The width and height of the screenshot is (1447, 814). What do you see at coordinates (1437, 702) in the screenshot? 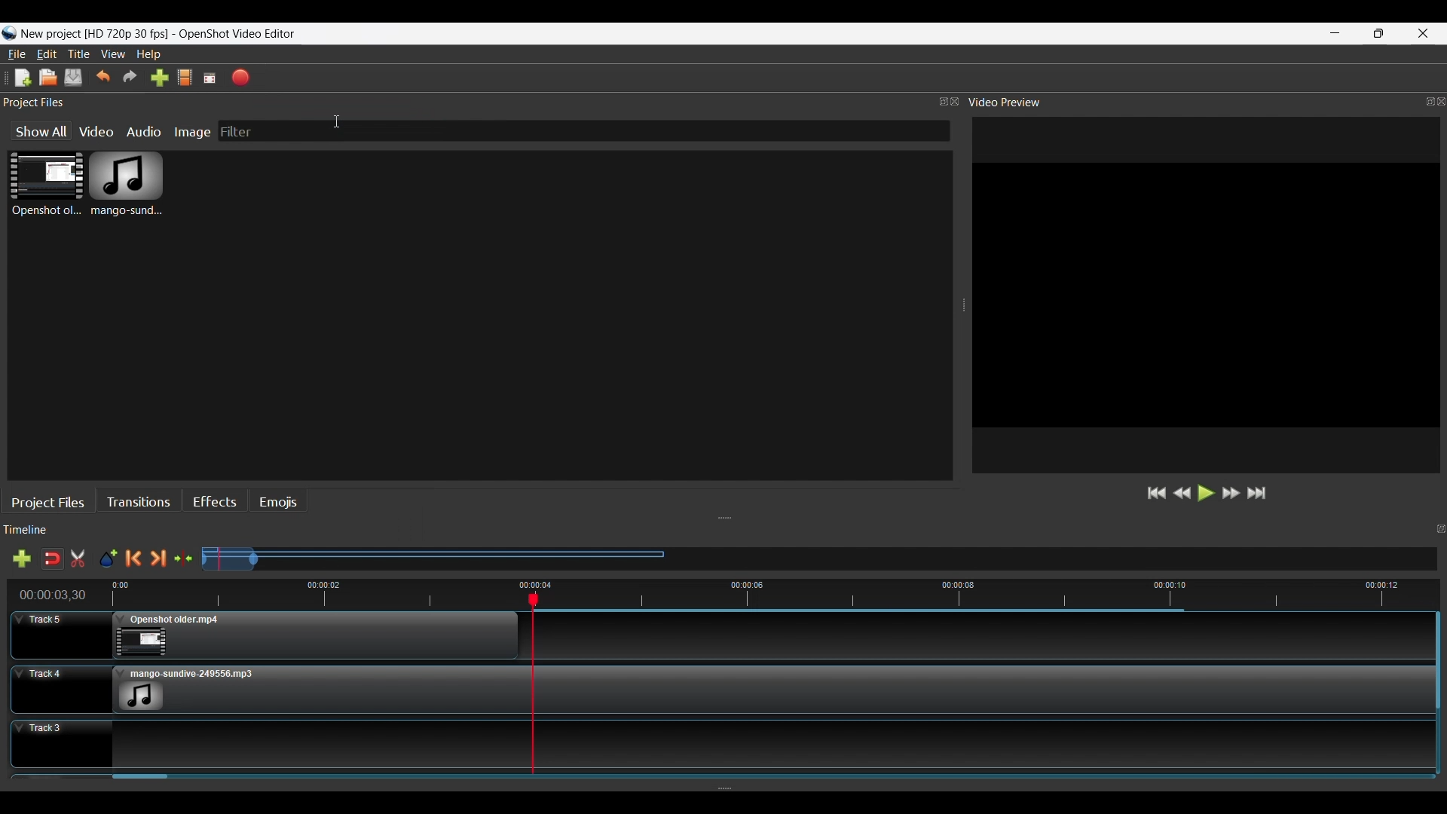
I see `Vertical Scroll Bar` at bounding box center [1437, 702].